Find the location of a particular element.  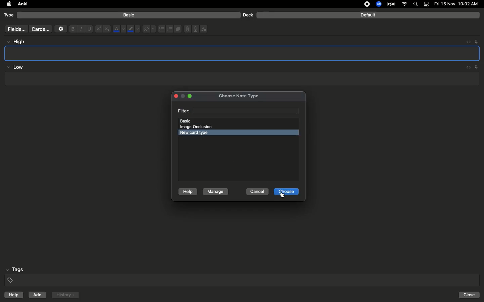

Type is located at coordinates (9, 15).